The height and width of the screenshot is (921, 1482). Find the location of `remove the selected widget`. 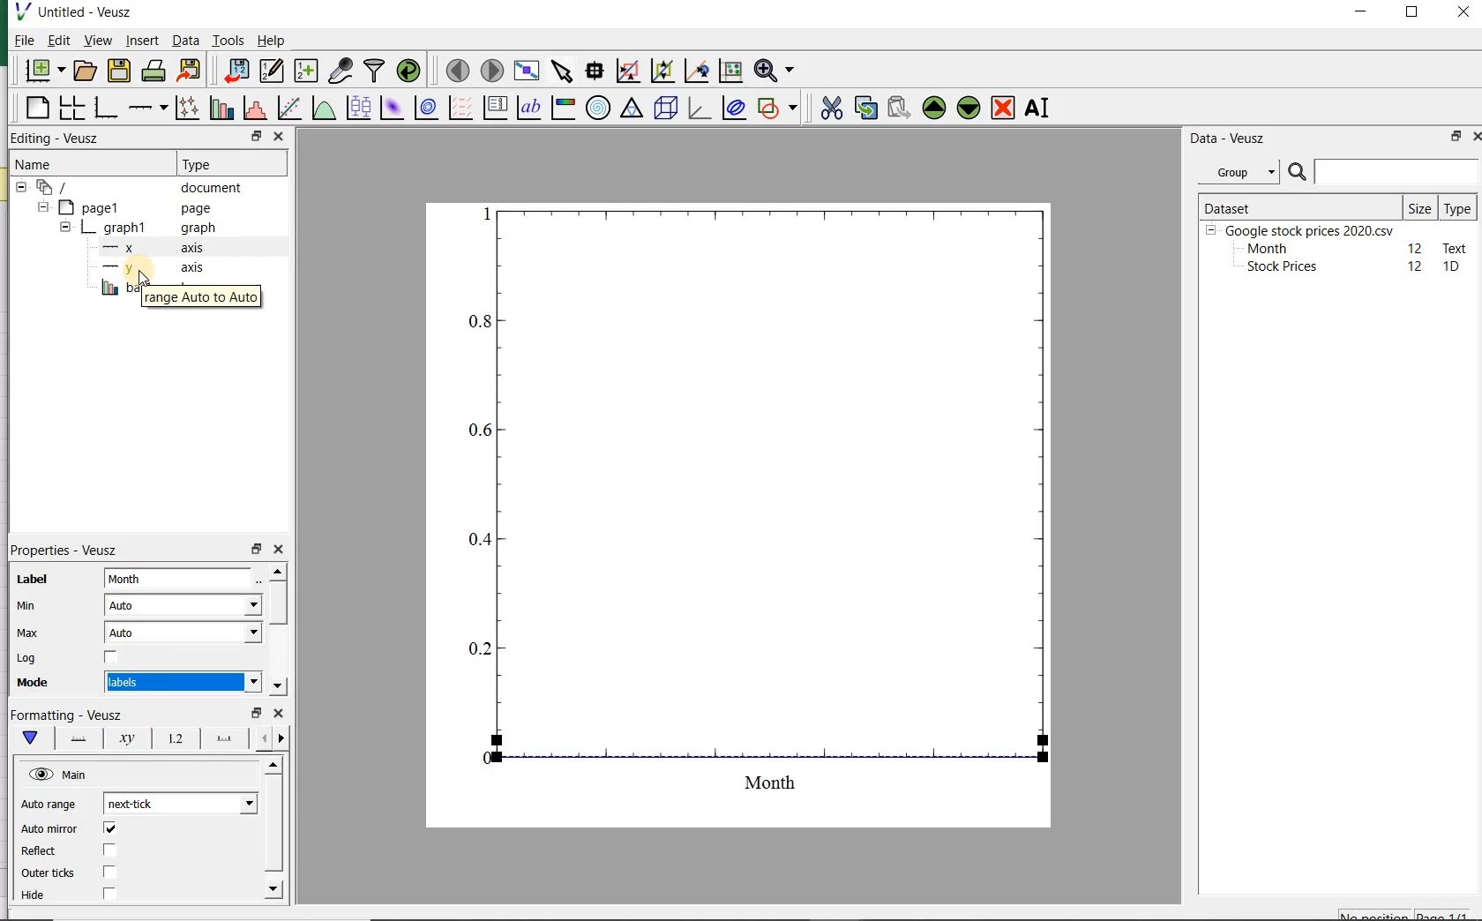

remove the selected widget is located at coordinates (1004, 108).